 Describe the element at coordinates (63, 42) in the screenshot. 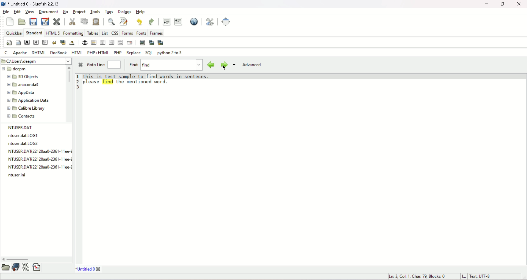

I see `break and clear` at that location.